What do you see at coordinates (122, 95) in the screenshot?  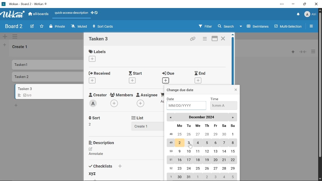 I see `Memebers` at bounding box center [122, 95].